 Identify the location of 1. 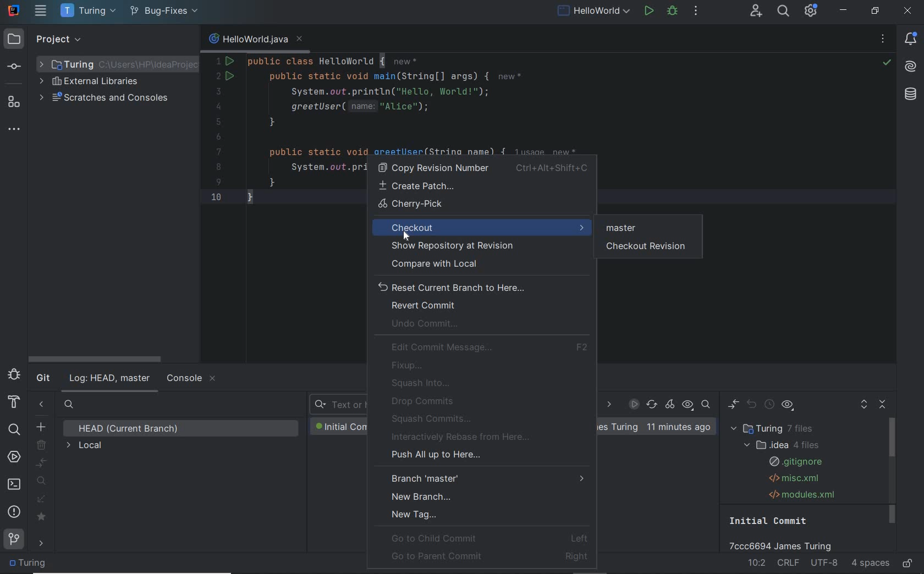
(218, 62).